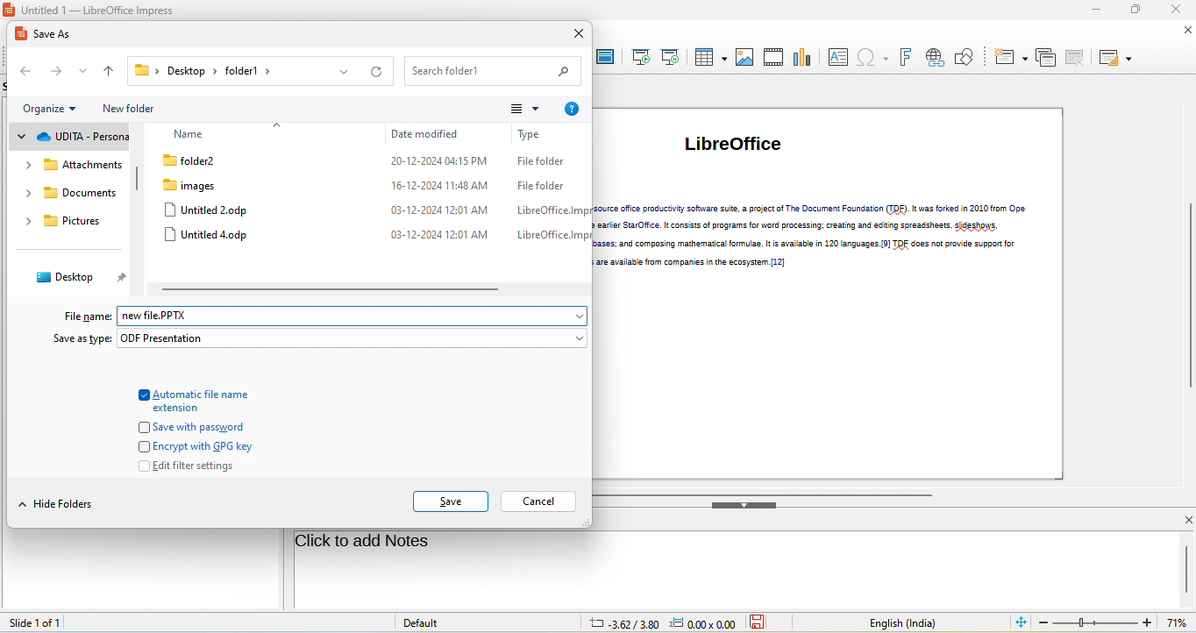 This screenshot has height=633, width=1196. What do you see at coordinates (745, 505) in the screenshot?
I see `hide bottom sidebar` at bounding box center [745, 505].